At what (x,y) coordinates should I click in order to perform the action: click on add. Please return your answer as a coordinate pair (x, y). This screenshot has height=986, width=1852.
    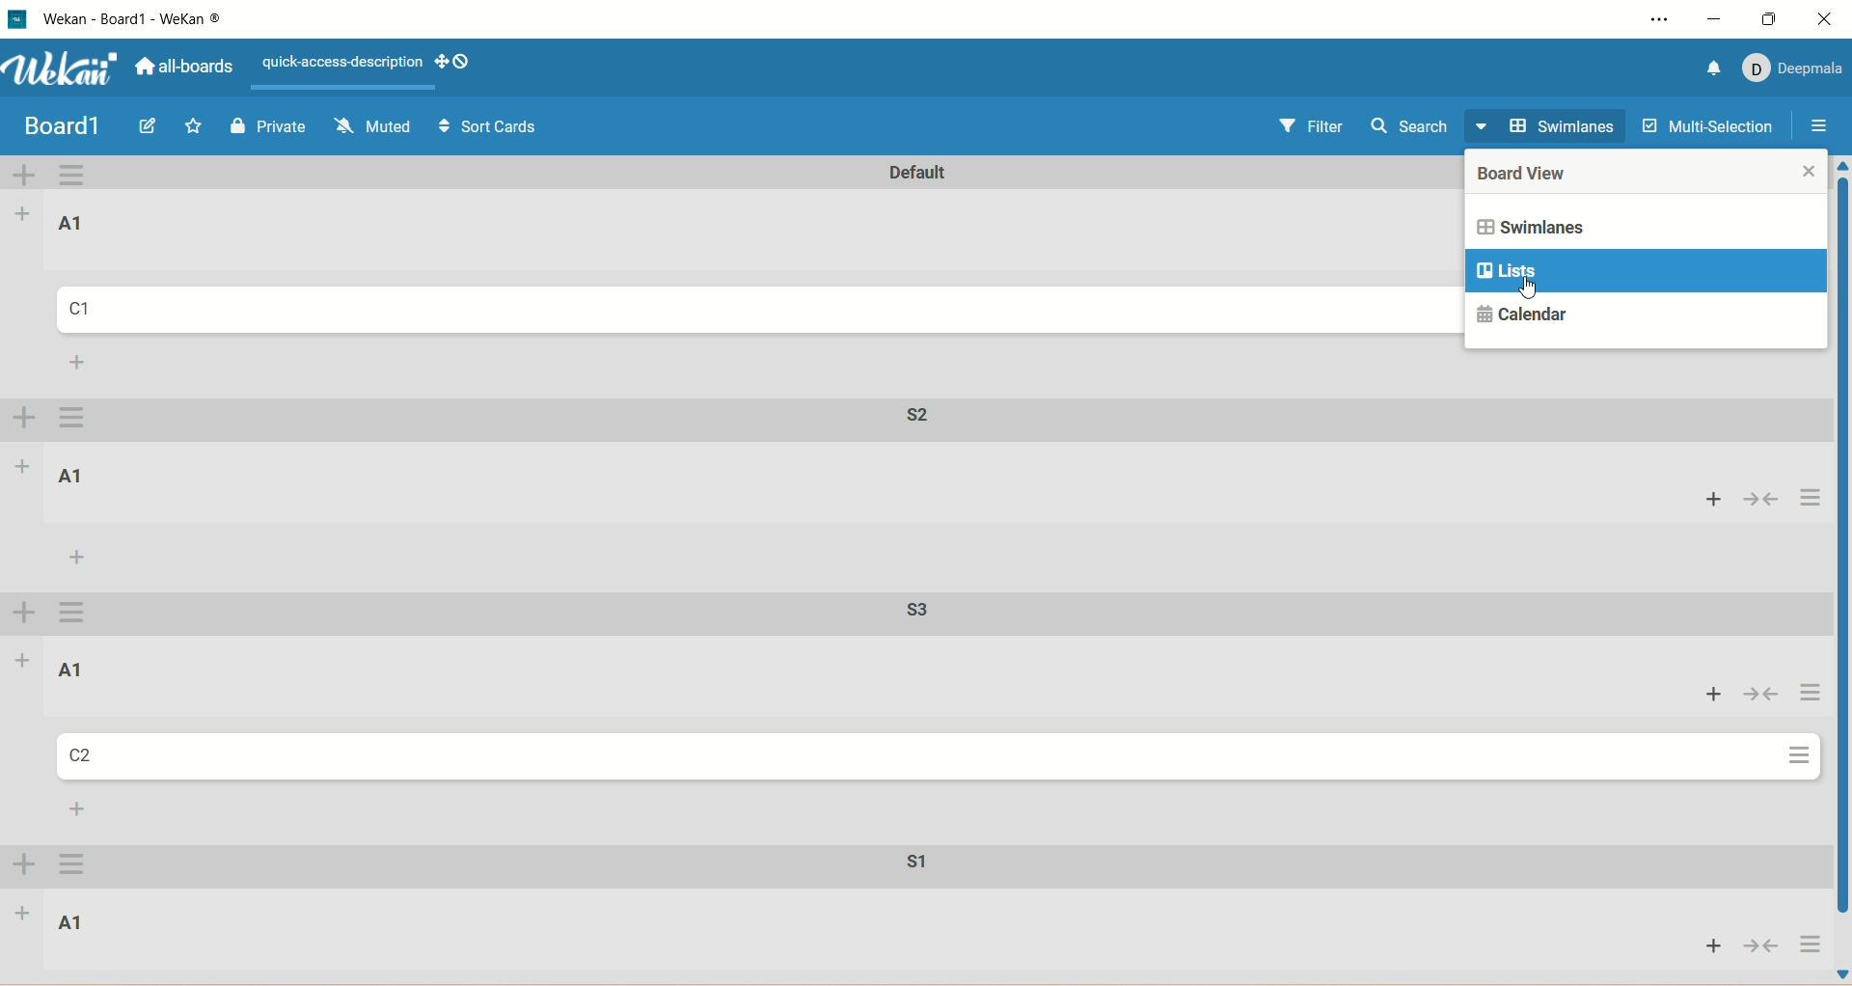
    Looking at the image, I should click on (77, 557).